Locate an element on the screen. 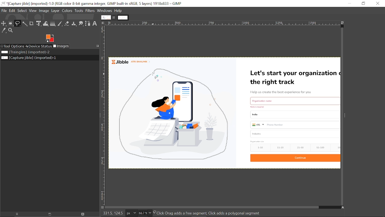 Image resolution: width=385 pixels, height=217 pixels. Current image file is located at coordinates (29, 58).